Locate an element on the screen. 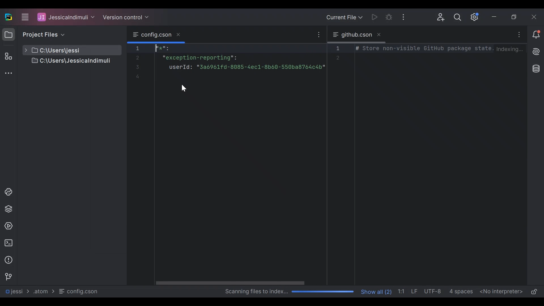 The width and height of the screenshot is (544, 306). Python Console is located at coordinates (8, 192).